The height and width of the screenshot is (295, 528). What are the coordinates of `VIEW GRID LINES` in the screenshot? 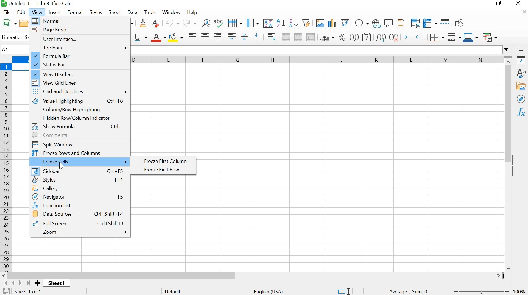 It's located at (81, 82).